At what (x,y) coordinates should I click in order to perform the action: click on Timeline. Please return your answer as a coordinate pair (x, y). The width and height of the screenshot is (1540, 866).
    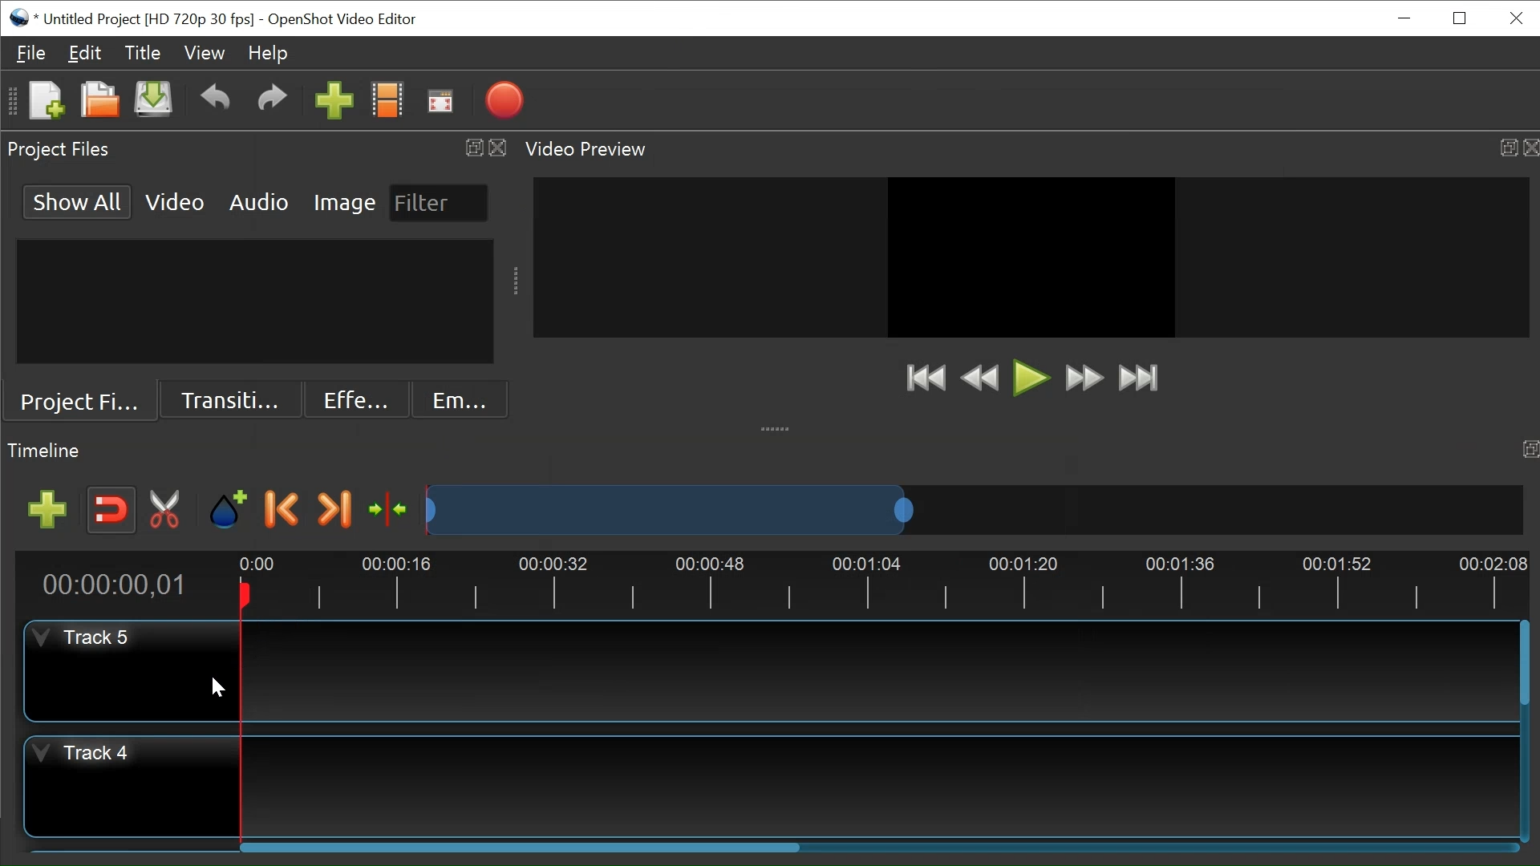
    Looking at the image, I should click on (768, 582).